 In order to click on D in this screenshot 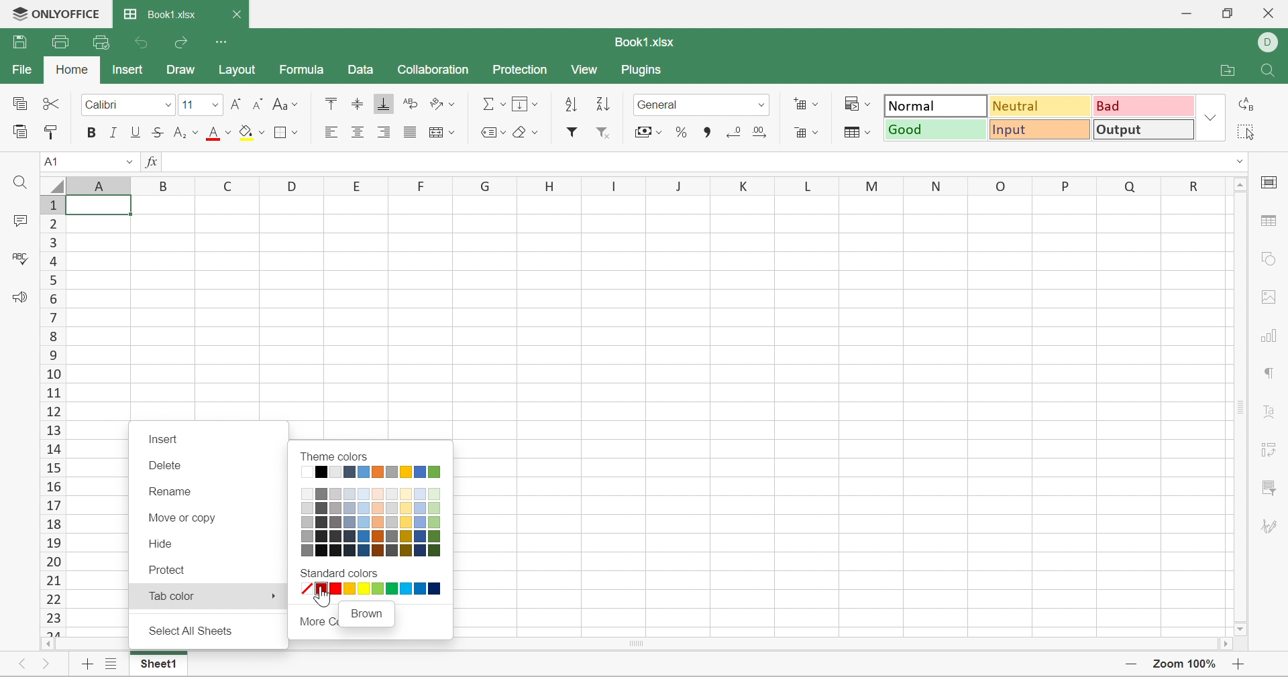, I will do `click(294, 186)`.